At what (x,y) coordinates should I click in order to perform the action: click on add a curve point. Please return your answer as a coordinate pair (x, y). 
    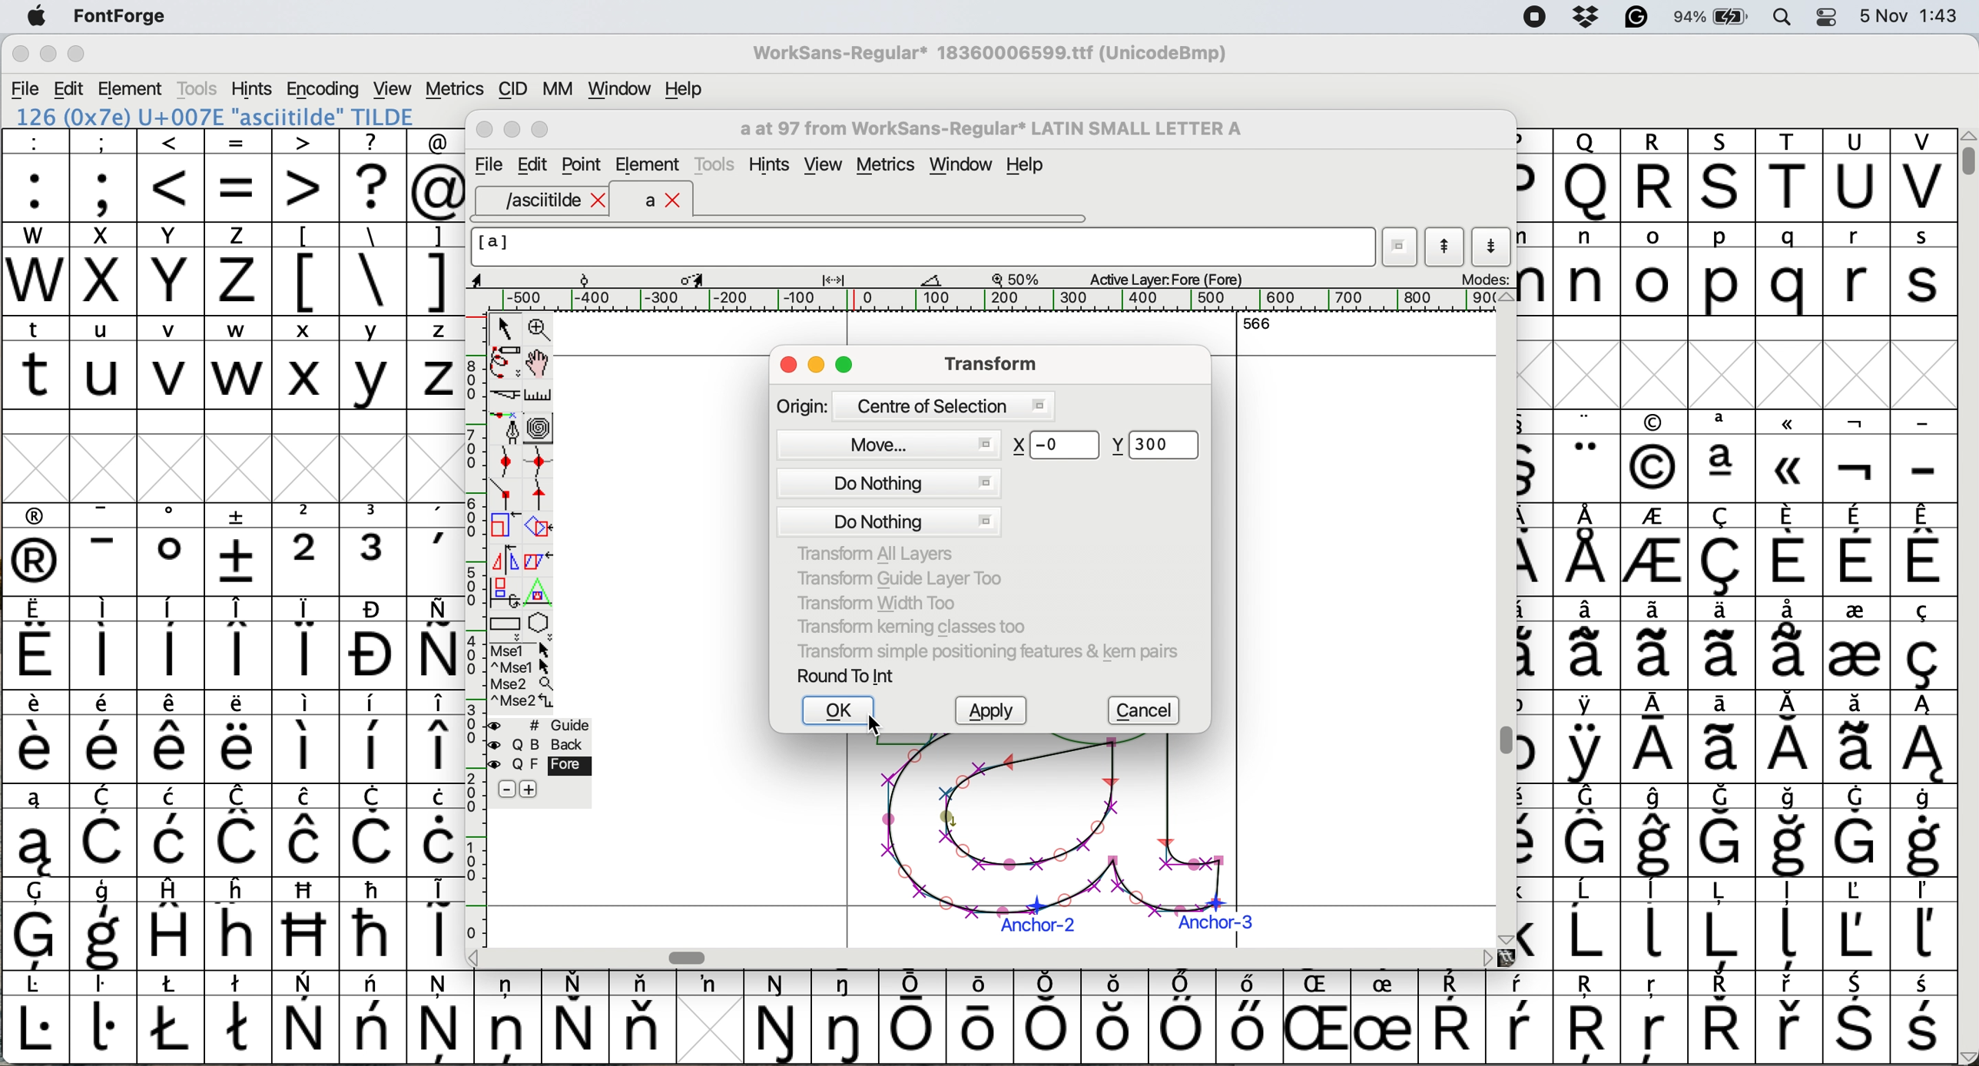
    Looking at the image, I should click on (506, 462).